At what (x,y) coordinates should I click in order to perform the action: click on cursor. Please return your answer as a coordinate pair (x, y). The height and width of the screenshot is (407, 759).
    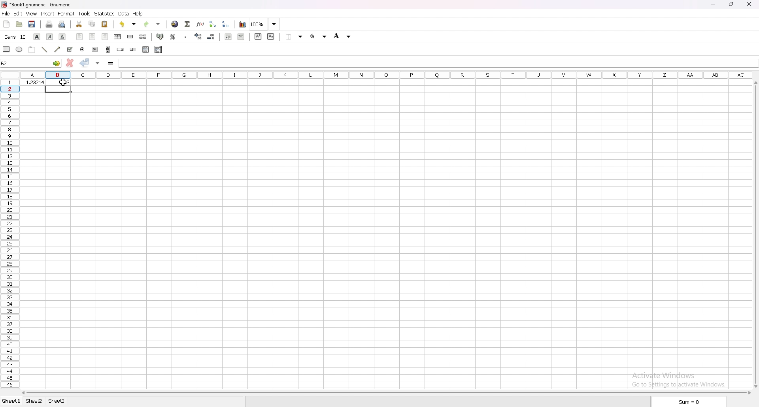
    Looking at the image, I should click on (66, 83).